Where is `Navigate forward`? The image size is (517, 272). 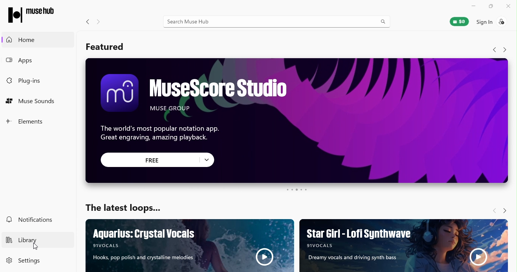 Navigate forward is located at coordinates (506, 49).